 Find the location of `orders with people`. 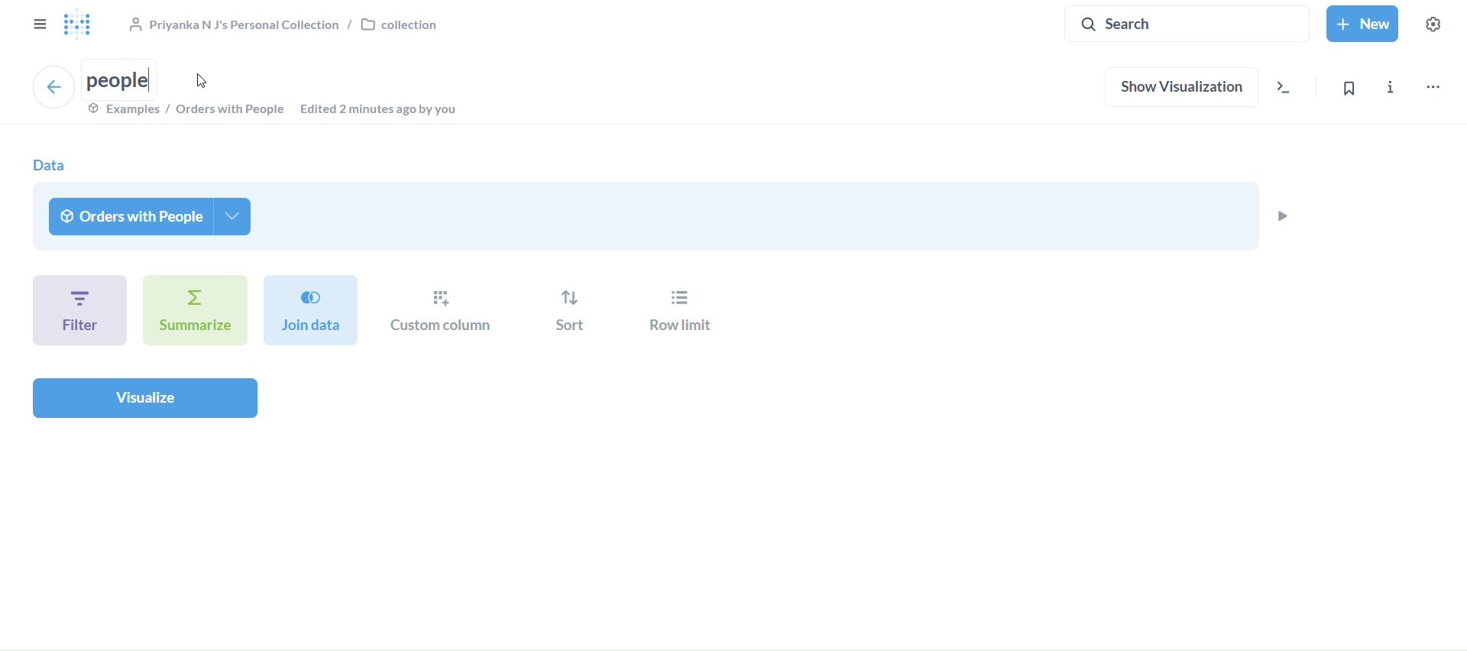

orders with people is located at coordinates (153, 216).